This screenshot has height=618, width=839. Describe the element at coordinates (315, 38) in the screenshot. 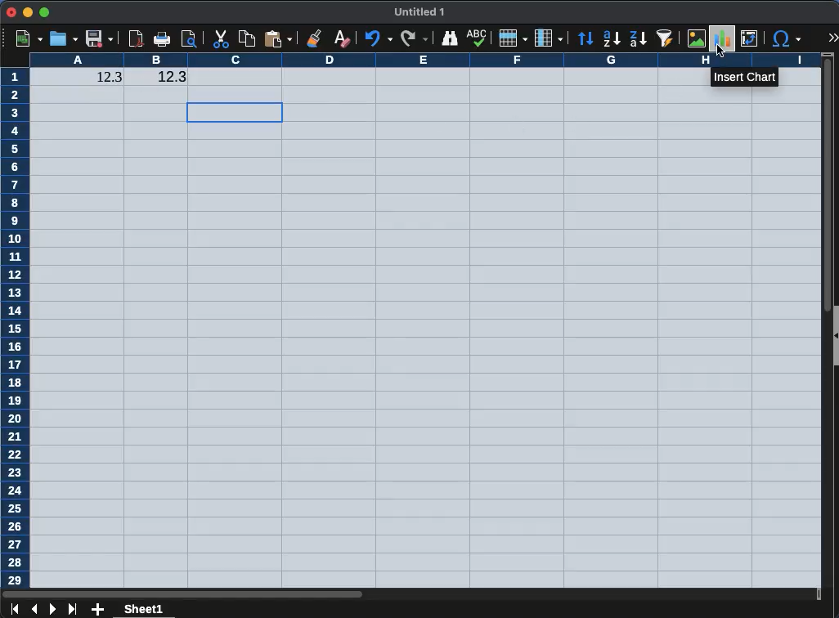

I see `clone formatting` at that location.